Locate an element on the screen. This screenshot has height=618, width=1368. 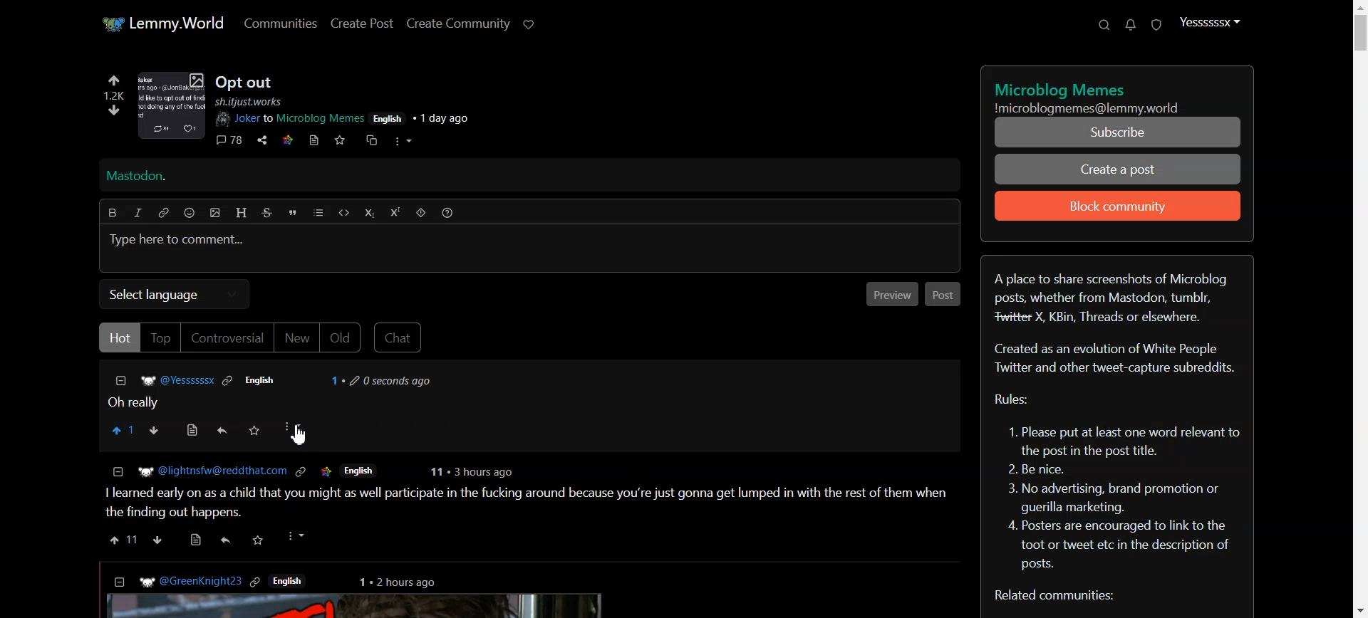
Profile is located at coordinates (1209, 21).